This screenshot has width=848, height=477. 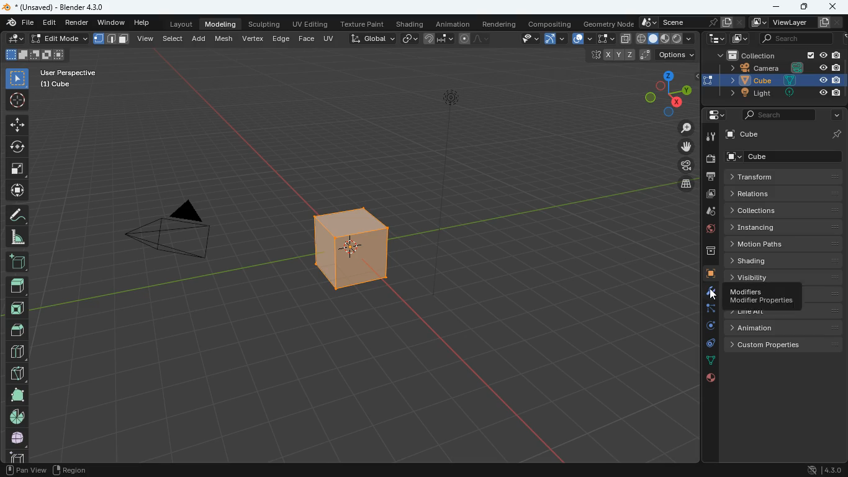 I want to click on region, so click(x=70, y=471).